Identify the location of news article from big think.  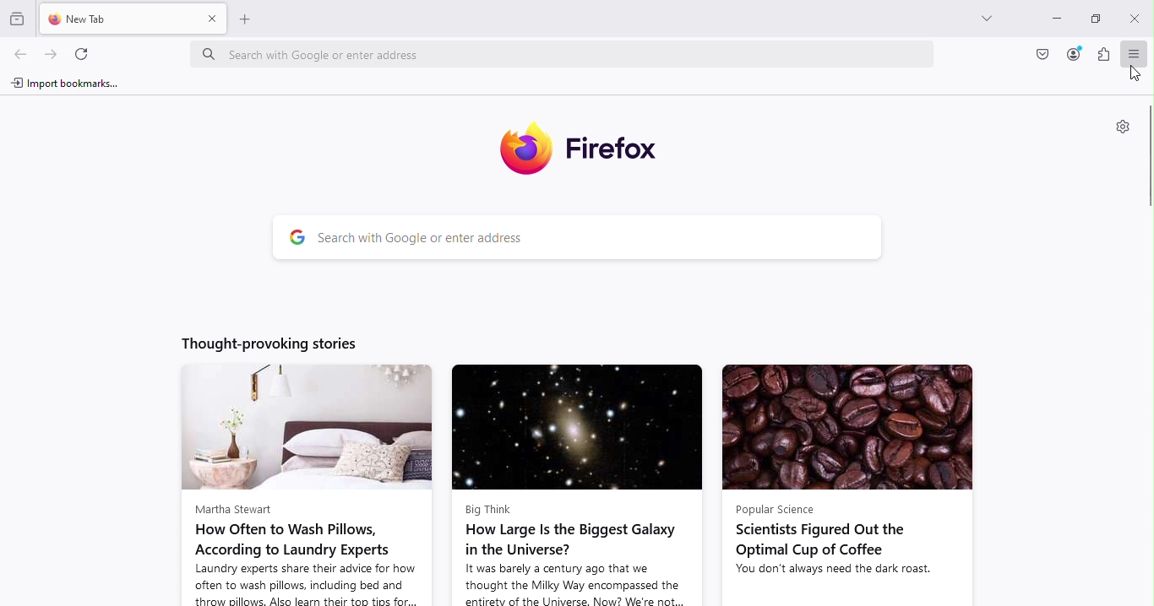
(575, 484).